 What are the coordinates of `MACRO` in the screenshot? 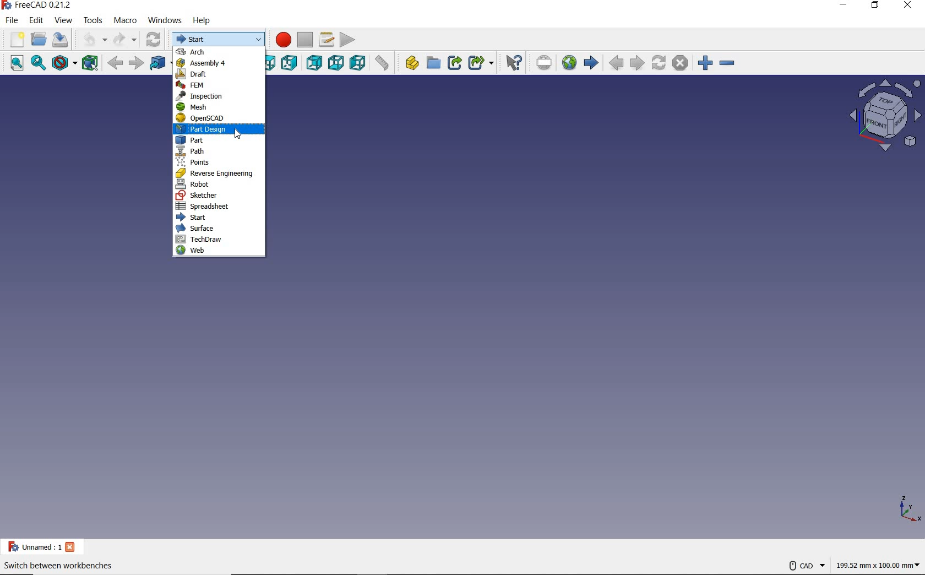 It's located at (125, 22).